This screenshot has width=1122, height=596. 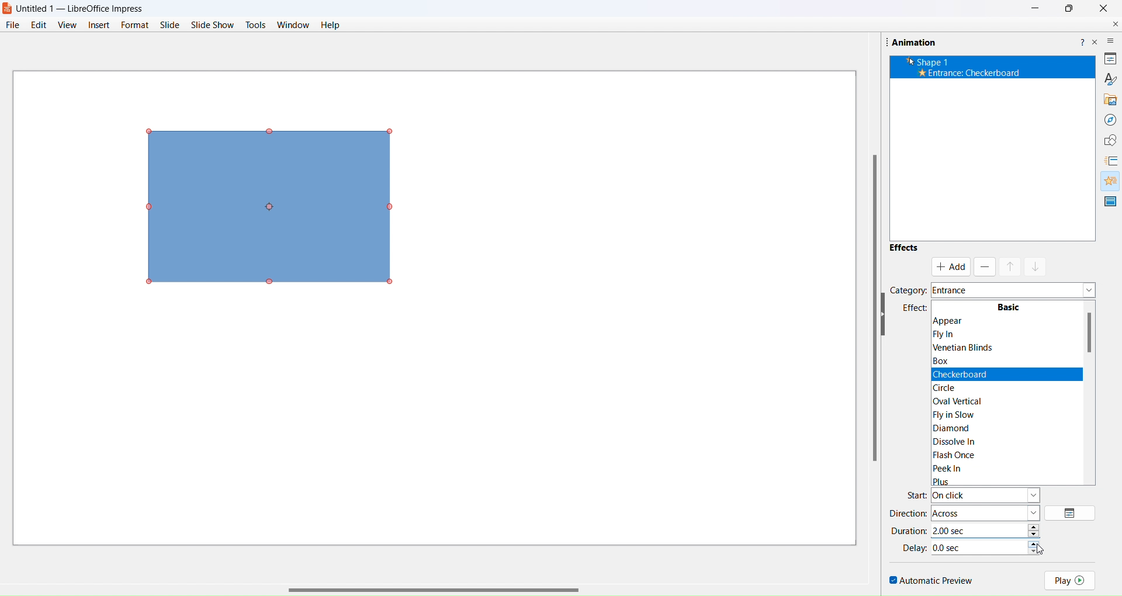 What do you see at coordinates (946, 360) in the screenshot?
I see `Box` at bounding box center [946, 360].